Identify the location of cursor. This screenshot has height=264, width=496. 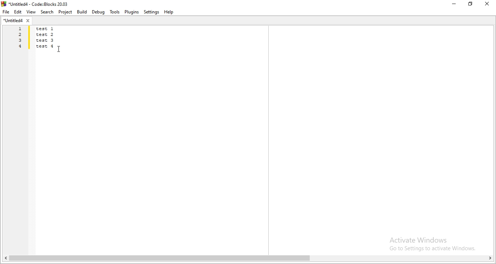
(60, 49).